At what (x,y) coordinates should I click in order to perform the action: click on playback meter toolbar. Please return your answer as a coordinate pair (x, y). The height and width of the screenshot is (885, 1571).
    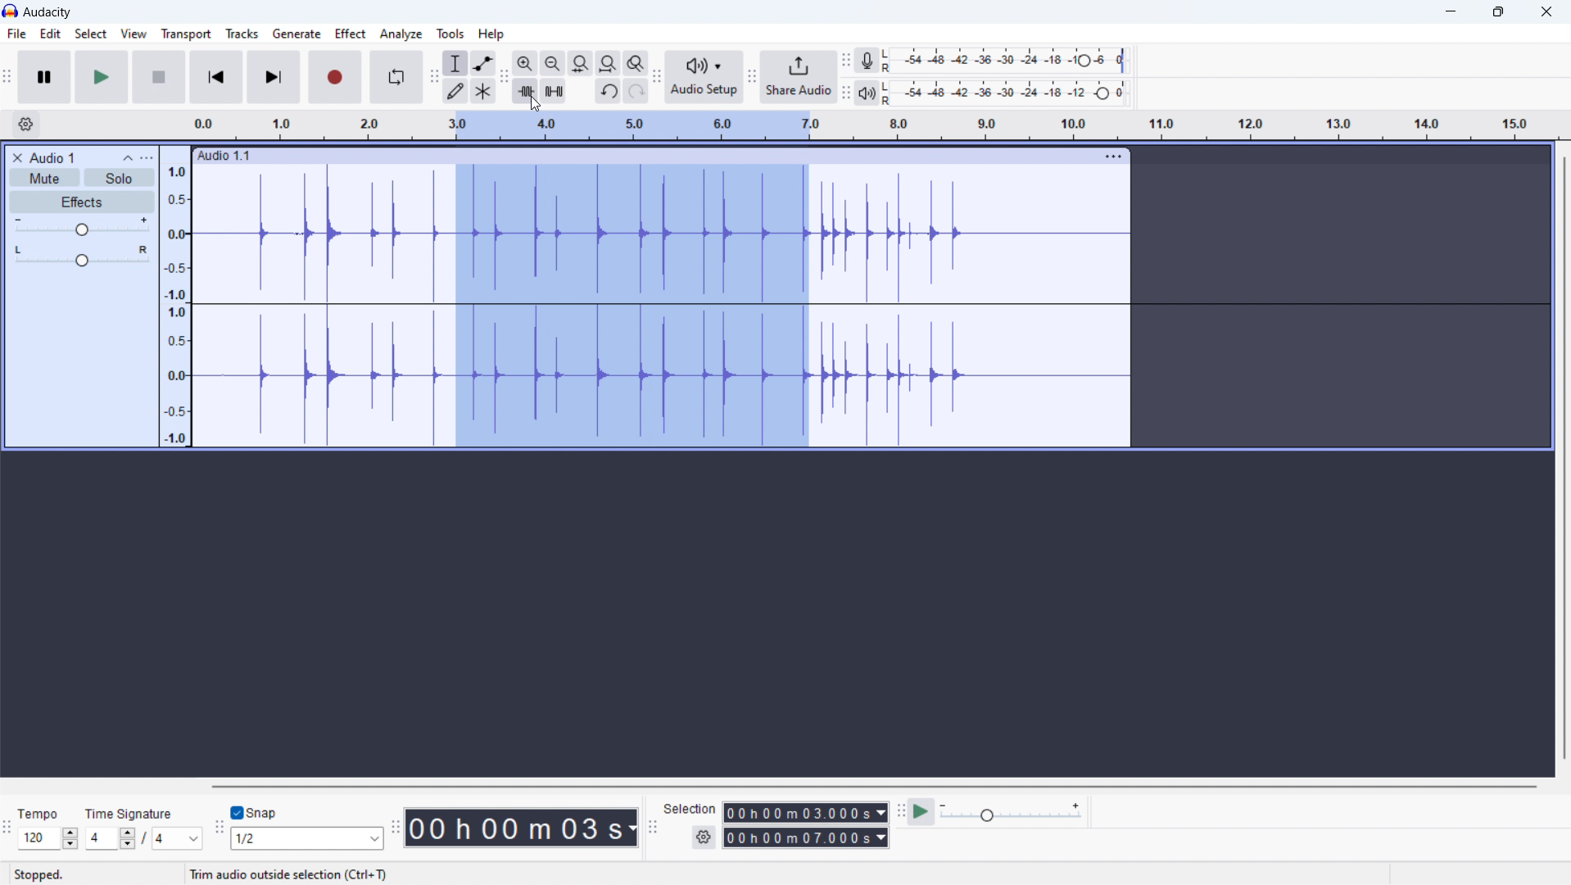
    Looking at the image, I should click on (846, 93).